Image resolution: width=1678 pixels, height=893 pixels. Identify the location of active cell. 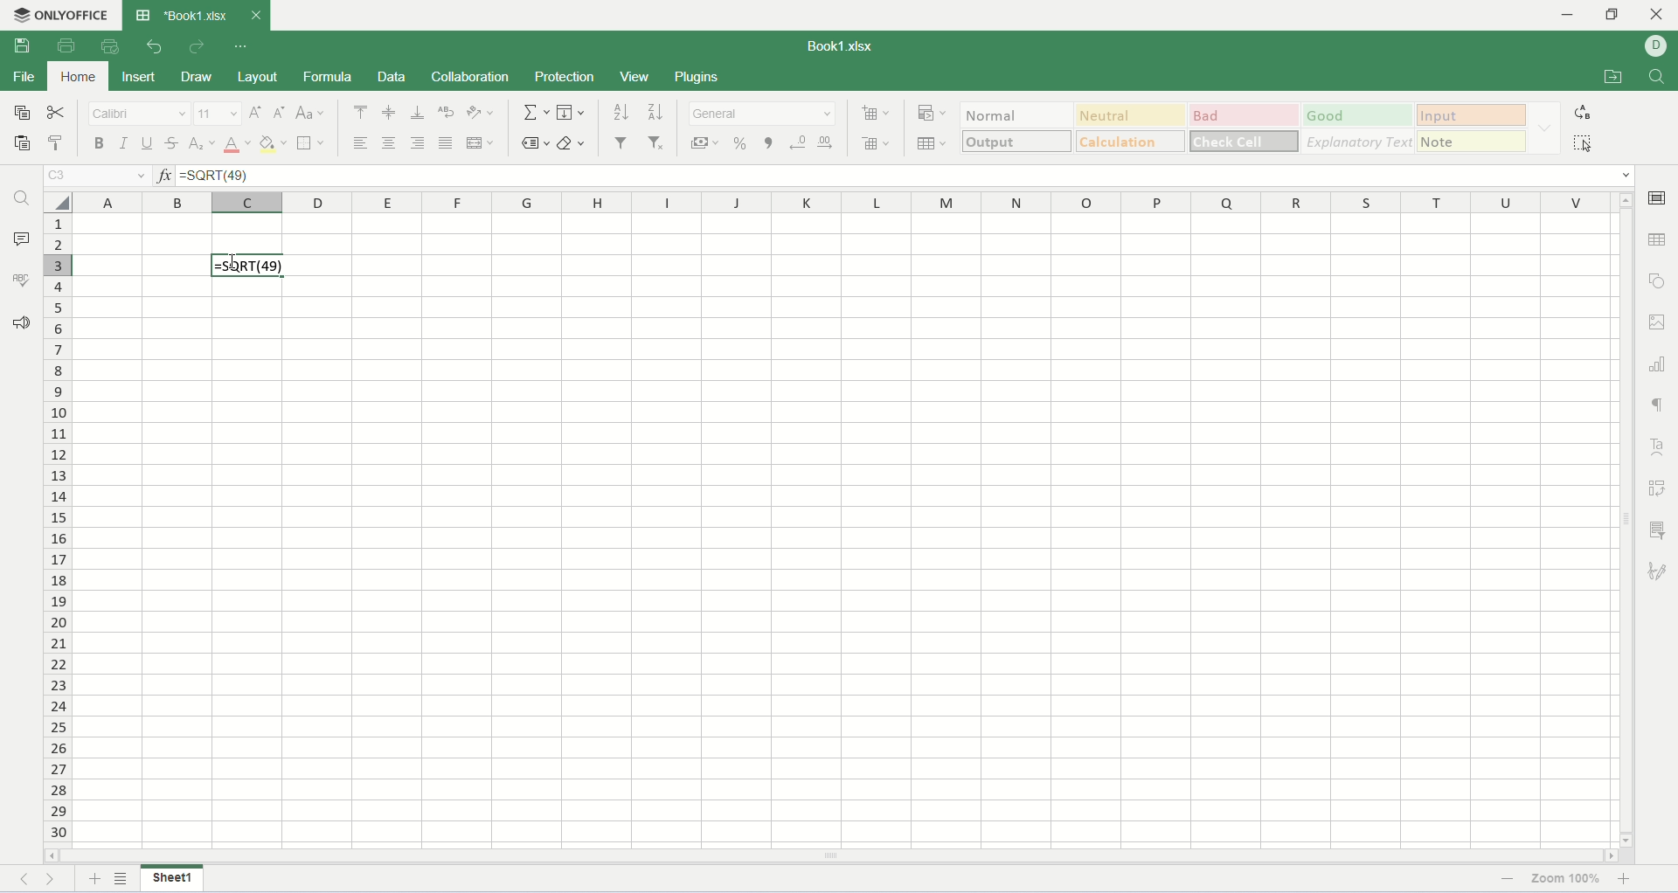
(248, 266).